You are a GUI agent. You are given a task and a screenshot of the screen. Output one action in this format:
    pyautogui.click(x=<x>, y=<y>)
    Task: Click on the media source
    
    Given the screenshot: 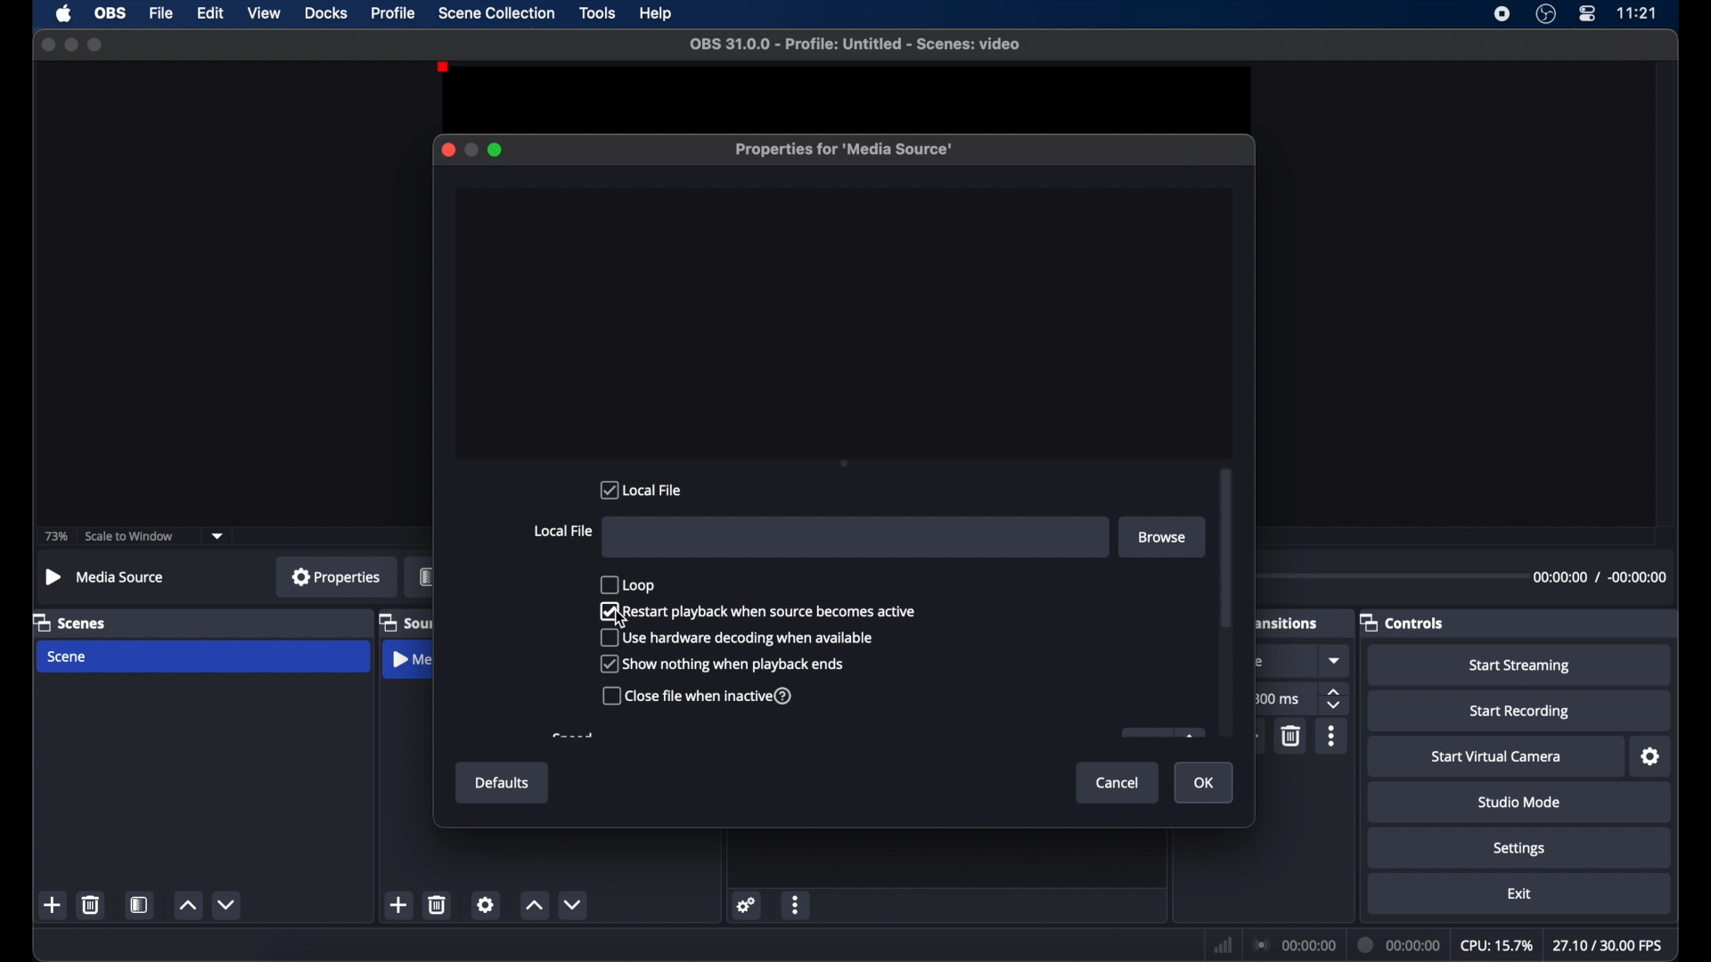 What is the action you would take?
    pyautogui.click(x=412, y=659)
    